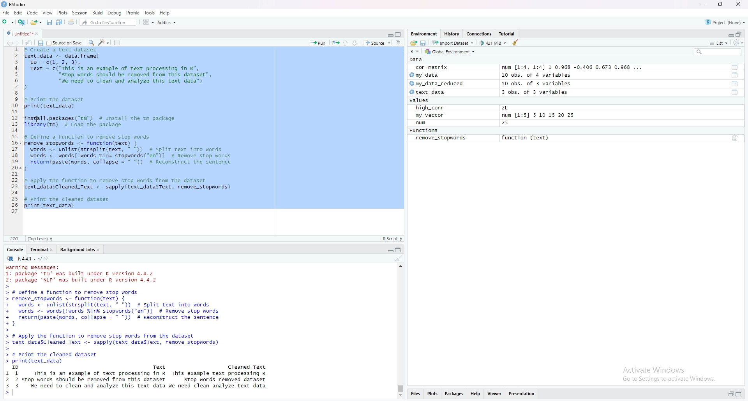 The height and width of the screenshot is (401, 748). Describe the element at coordinates (732, 138) in the screenshot. I see `function` at that location.